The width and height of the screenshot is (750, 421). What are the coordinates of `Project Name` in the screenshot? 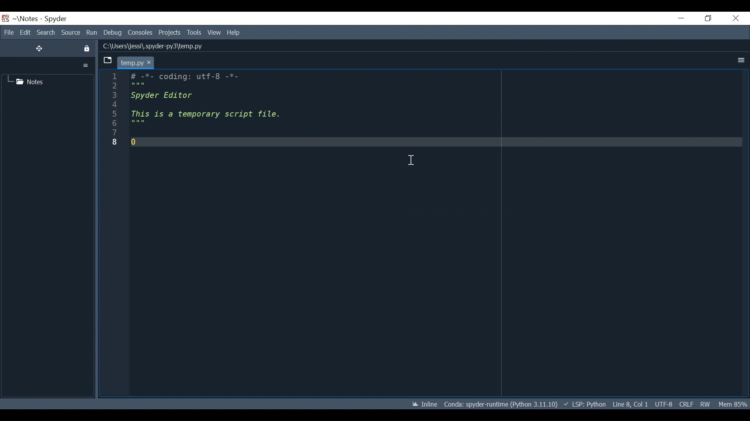 It's located at (26, 19).